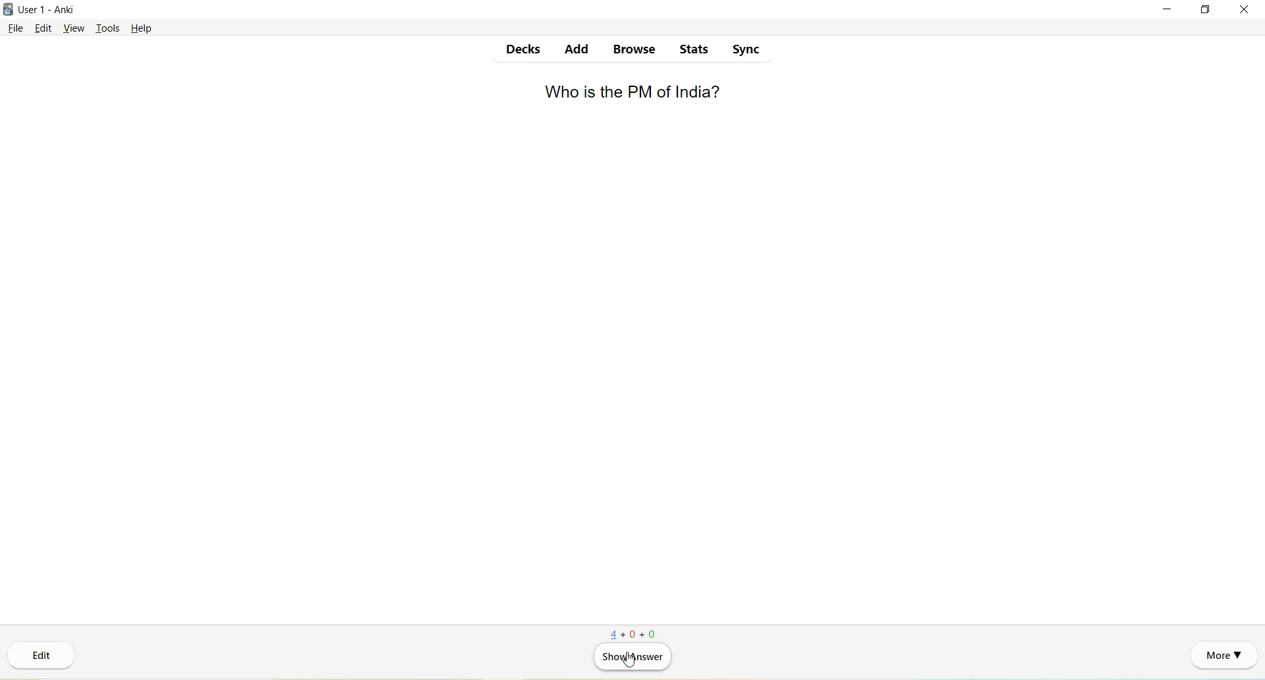  I want to click on More, so click(1223, 656).